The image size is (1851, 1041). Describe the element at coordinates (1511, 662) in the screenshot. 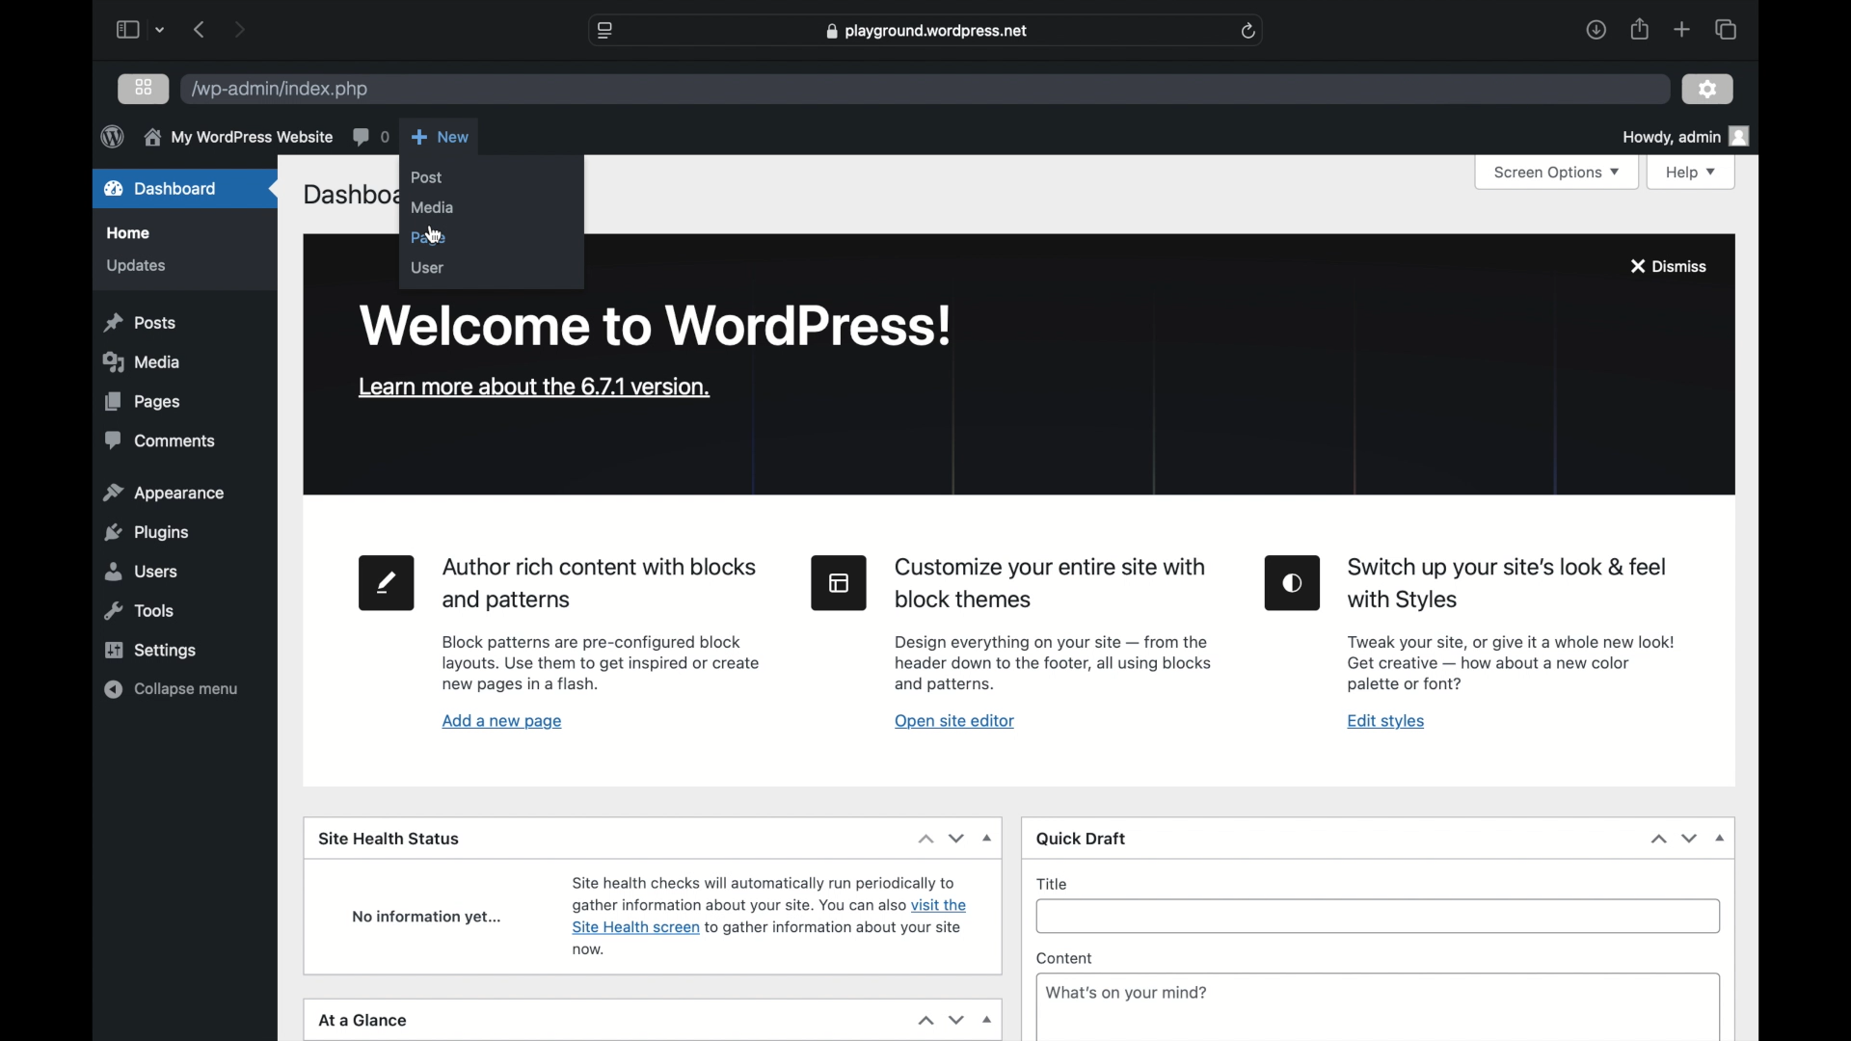

I see `edit styles tool information` at that location.